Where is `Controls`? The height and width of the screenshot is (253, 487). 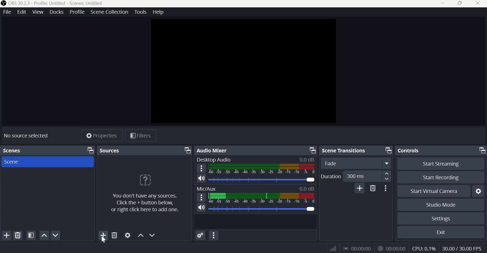 Controls is located at coordinates (409, 151).